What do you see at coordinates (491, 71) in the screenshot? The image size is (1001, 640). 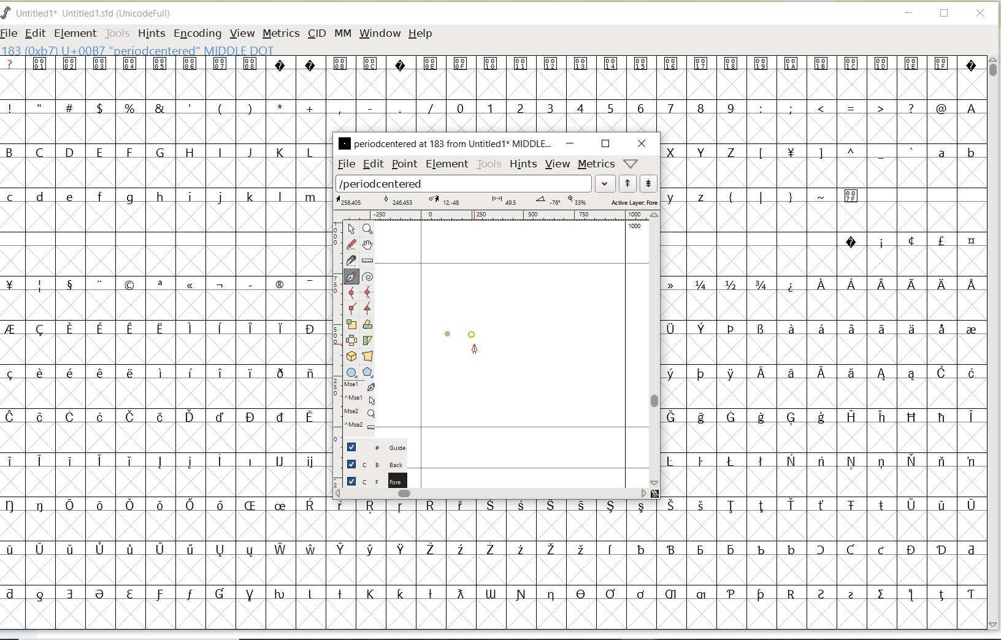 I see `special characters` at bounding box center [491, 71].